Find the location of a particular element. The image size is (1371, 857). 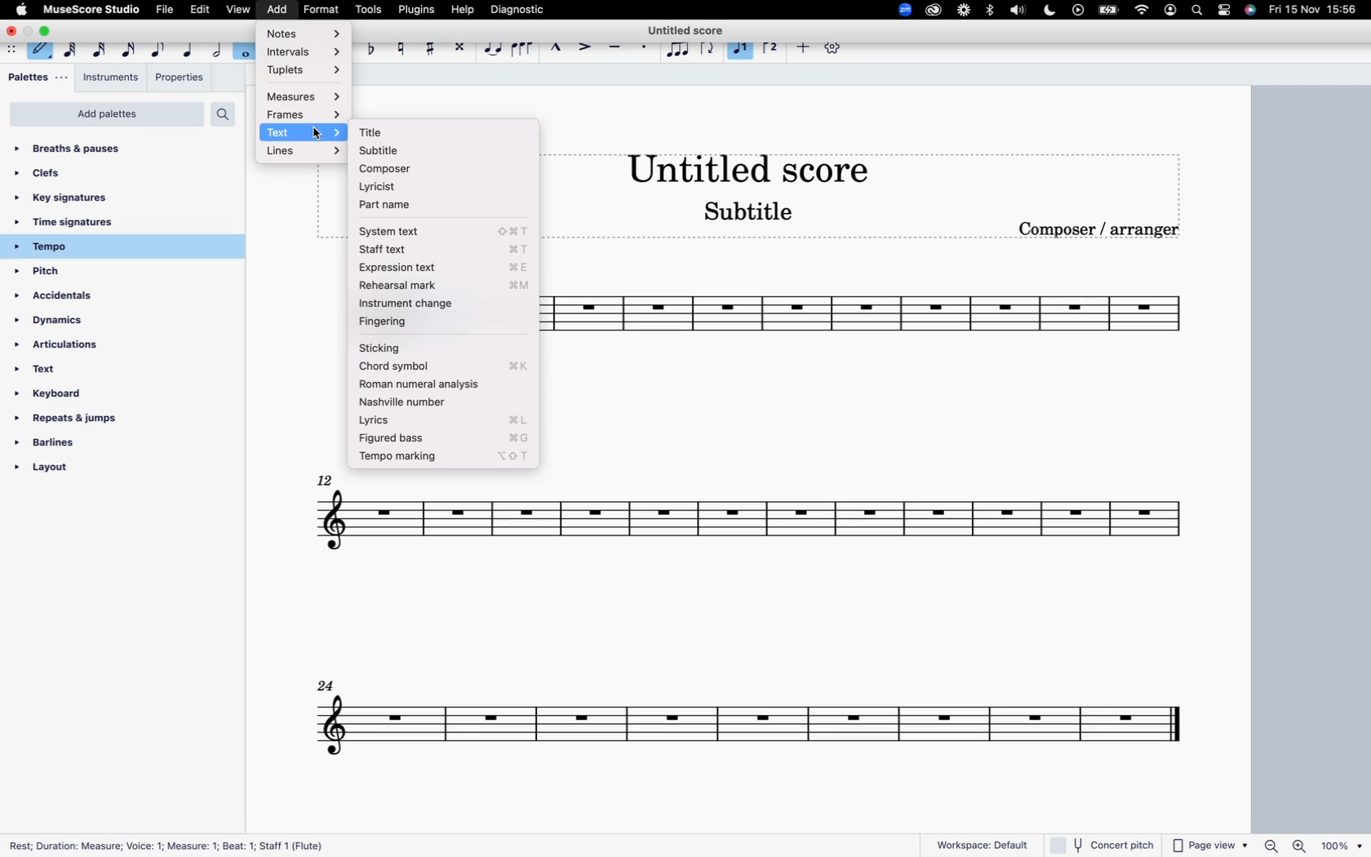

subtitle is located at coordinates (424, 152).